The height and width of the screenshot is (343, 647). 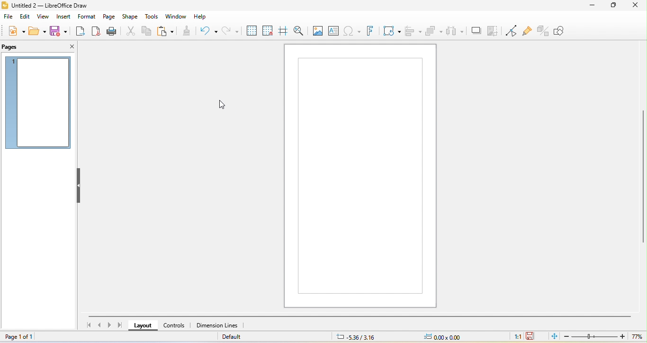 What do you see at coordinates (252, 30) in the screenshot?
I see `display to grid` at bounding box center [252, 30].